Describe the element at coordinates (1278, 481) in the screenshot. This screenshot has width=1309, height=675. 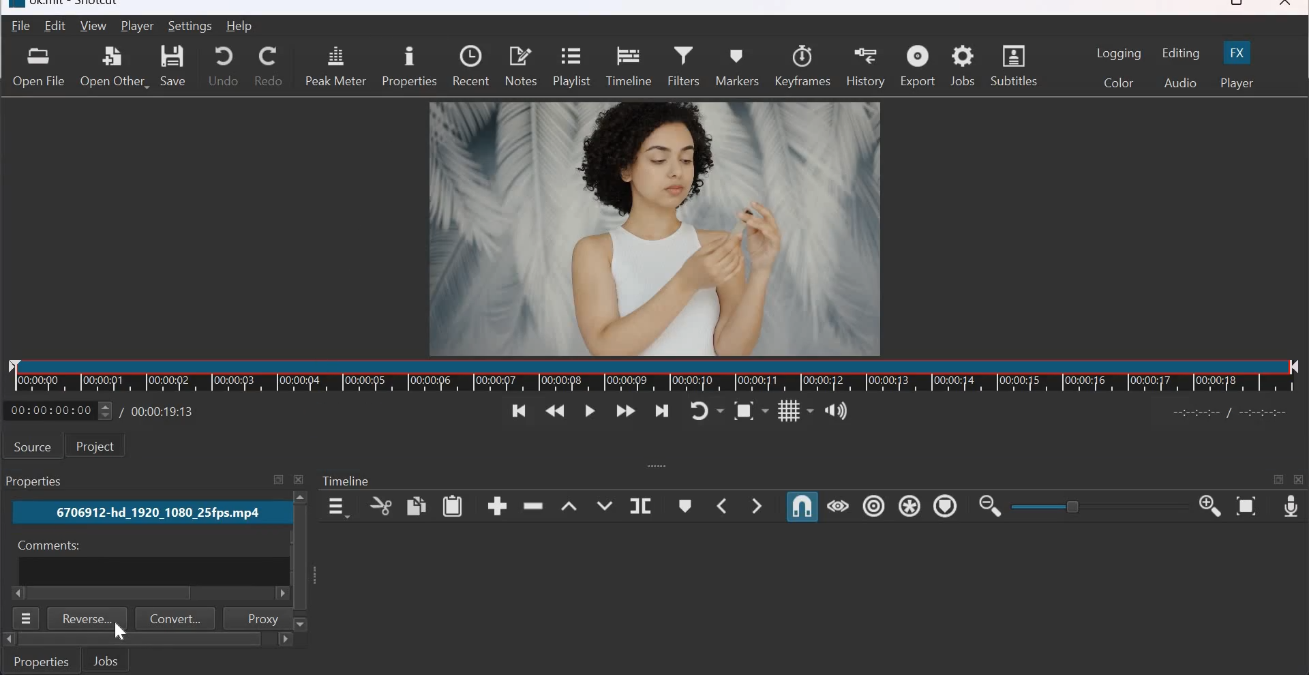
I see `maximize` at that location.